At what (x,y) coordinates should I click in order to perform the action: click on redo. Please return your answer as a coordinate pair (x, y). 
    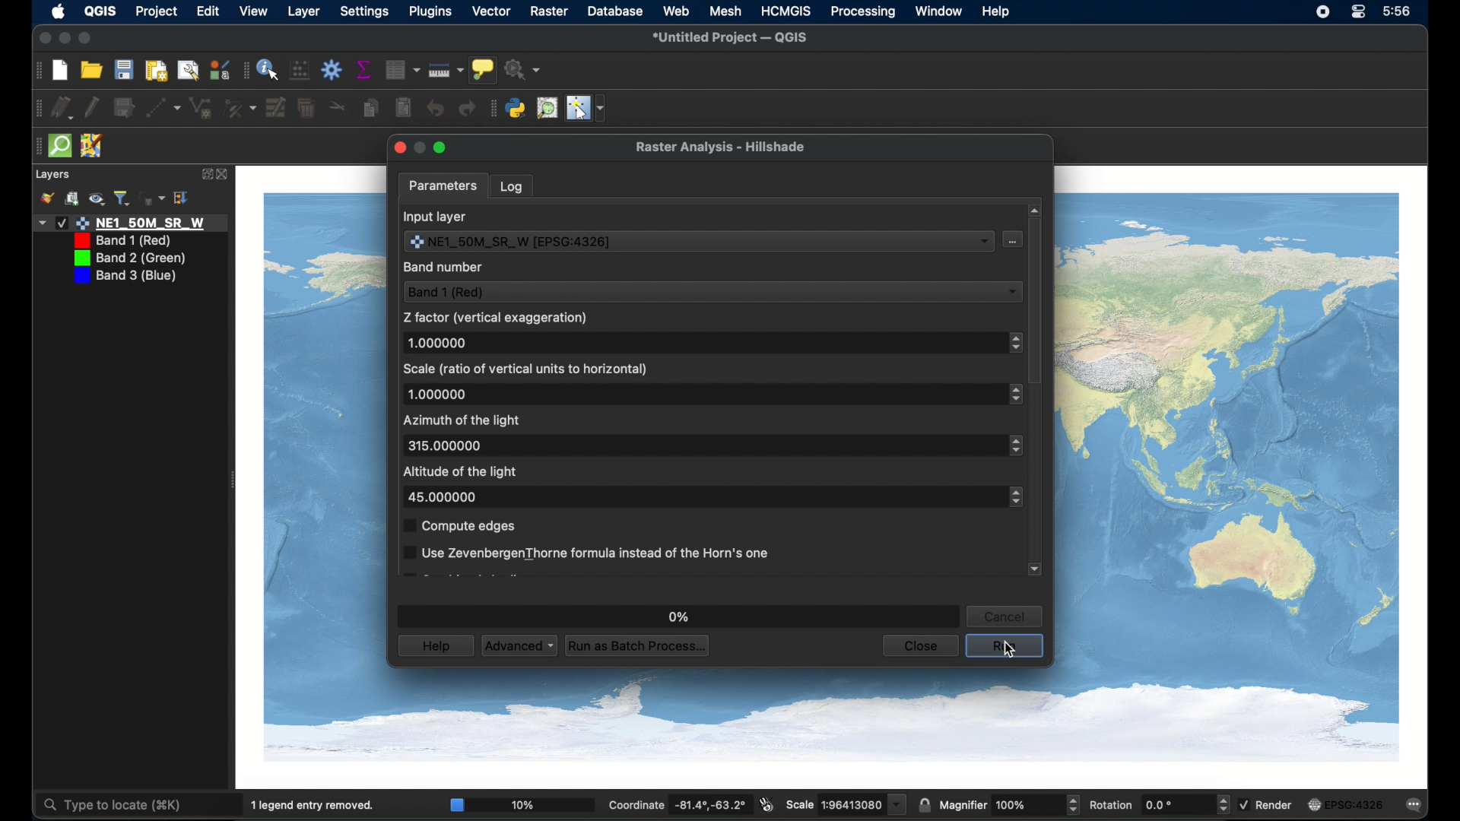
    Looking at the image, I should click on (466, 108).